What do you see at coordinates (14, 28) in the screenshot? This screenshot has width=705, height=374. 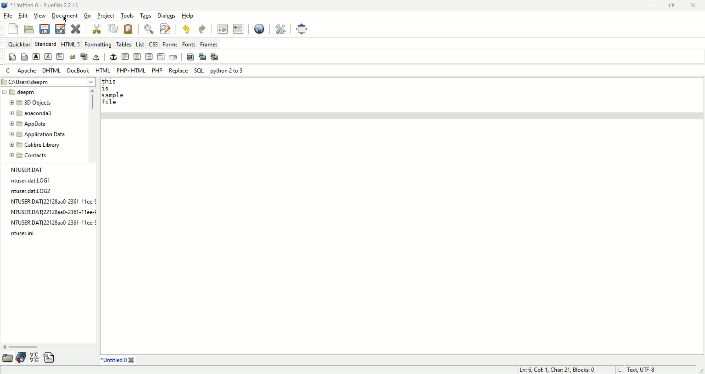 I see `new` at bounding box center [14, 28].